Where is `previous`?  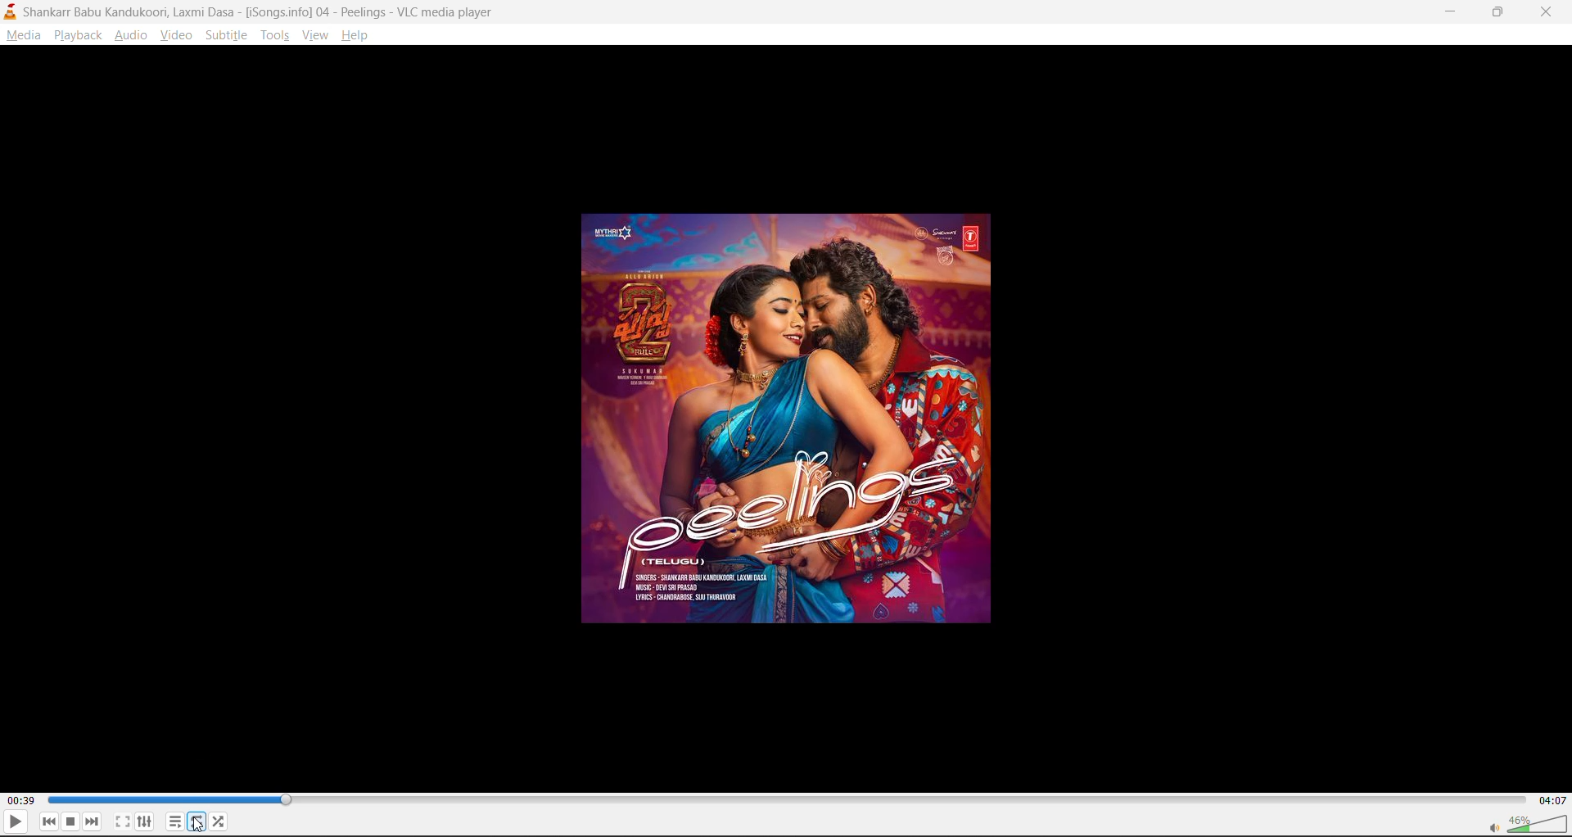 previous is located at coordinates (50, 821).